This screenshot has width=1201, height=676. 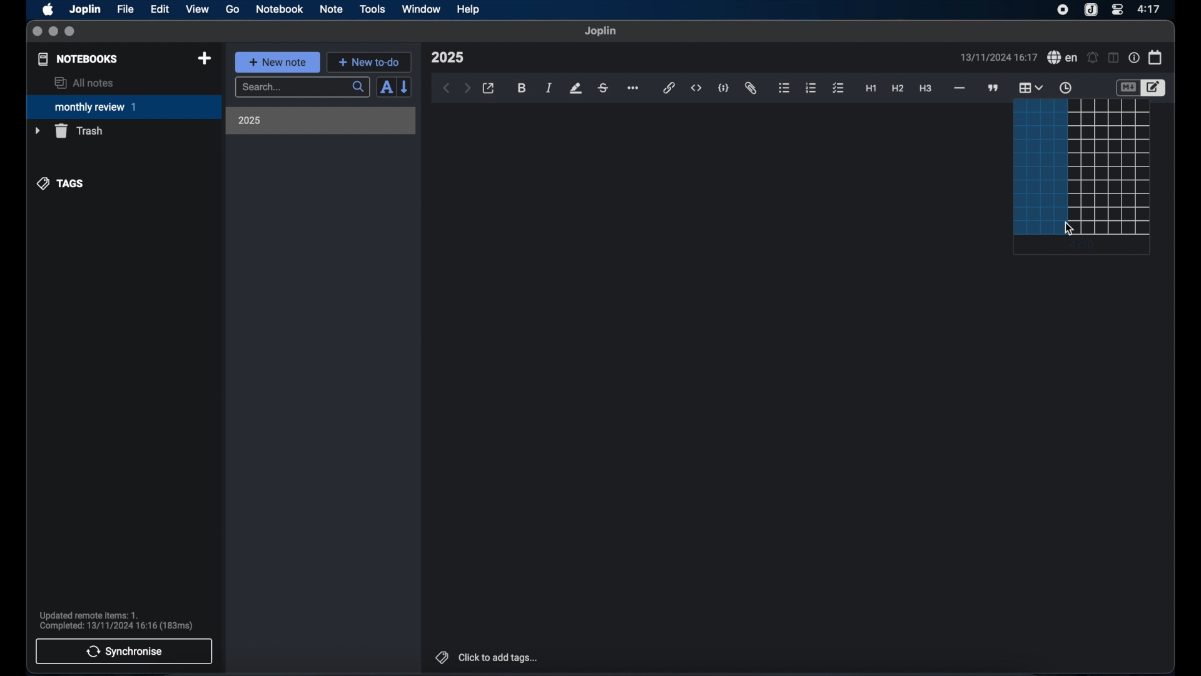 What do you see at coordinates (489, 89) in the screenshot?
I see `open in external editor` at bounding box center [489, 89].